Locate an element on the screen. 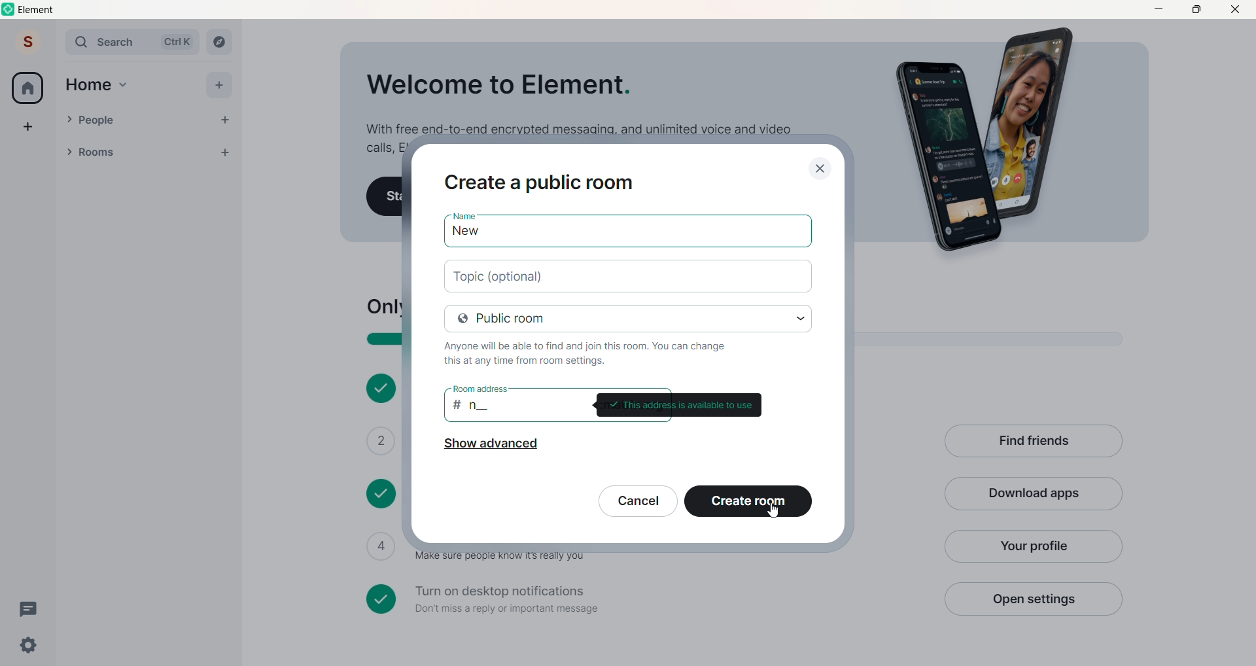 This screenshot has width=1256, height=666. This address is available to use is located at coordinates (678, 405).